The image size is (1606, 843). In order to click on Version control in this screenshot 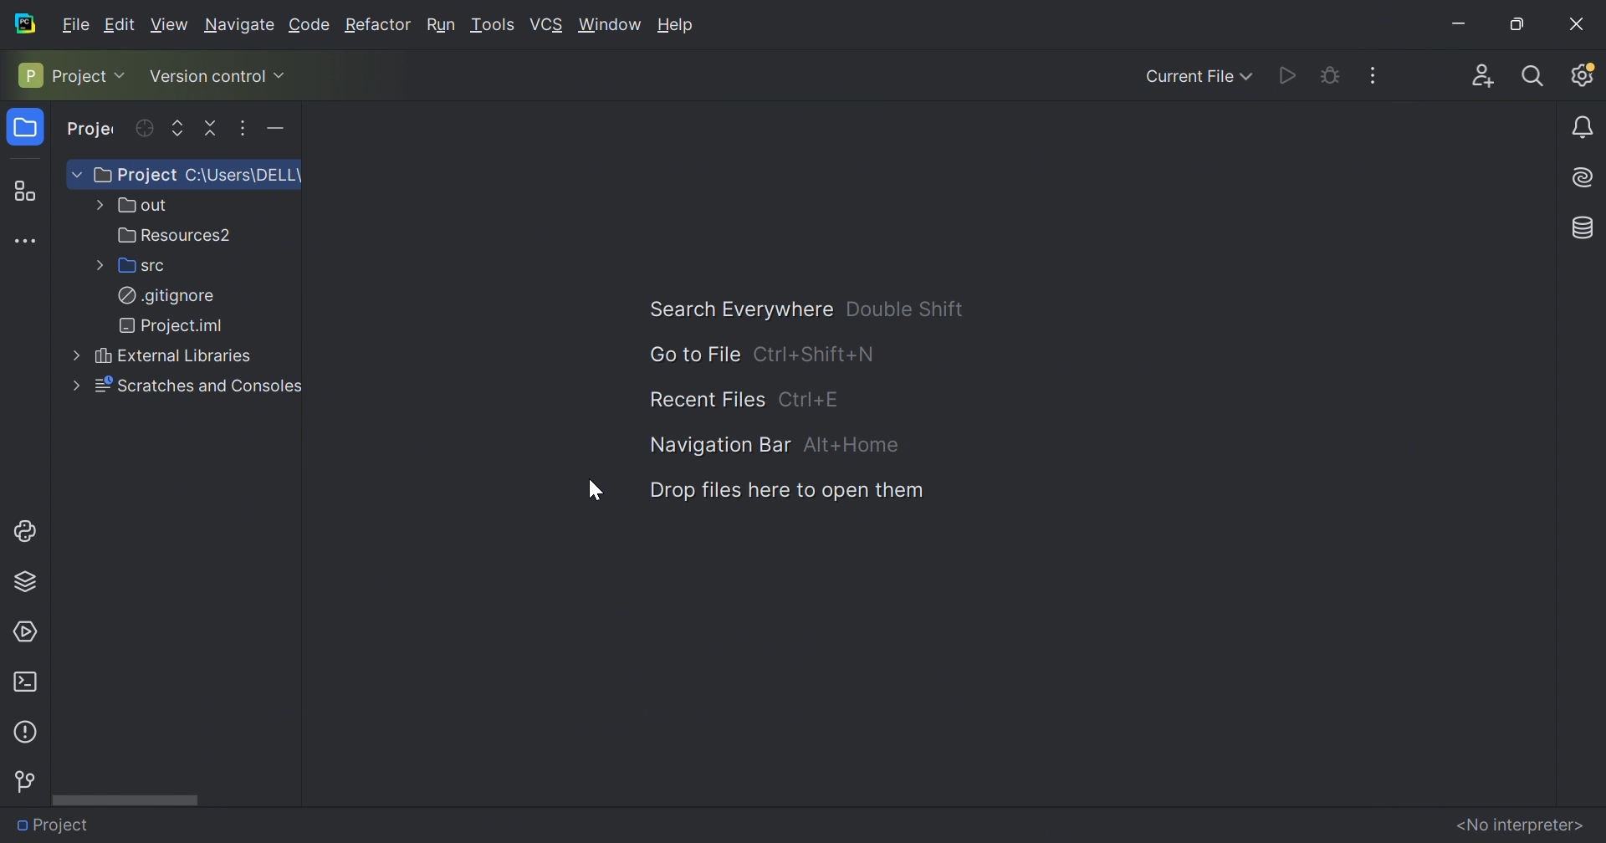, I will do `click(206, 79)`.